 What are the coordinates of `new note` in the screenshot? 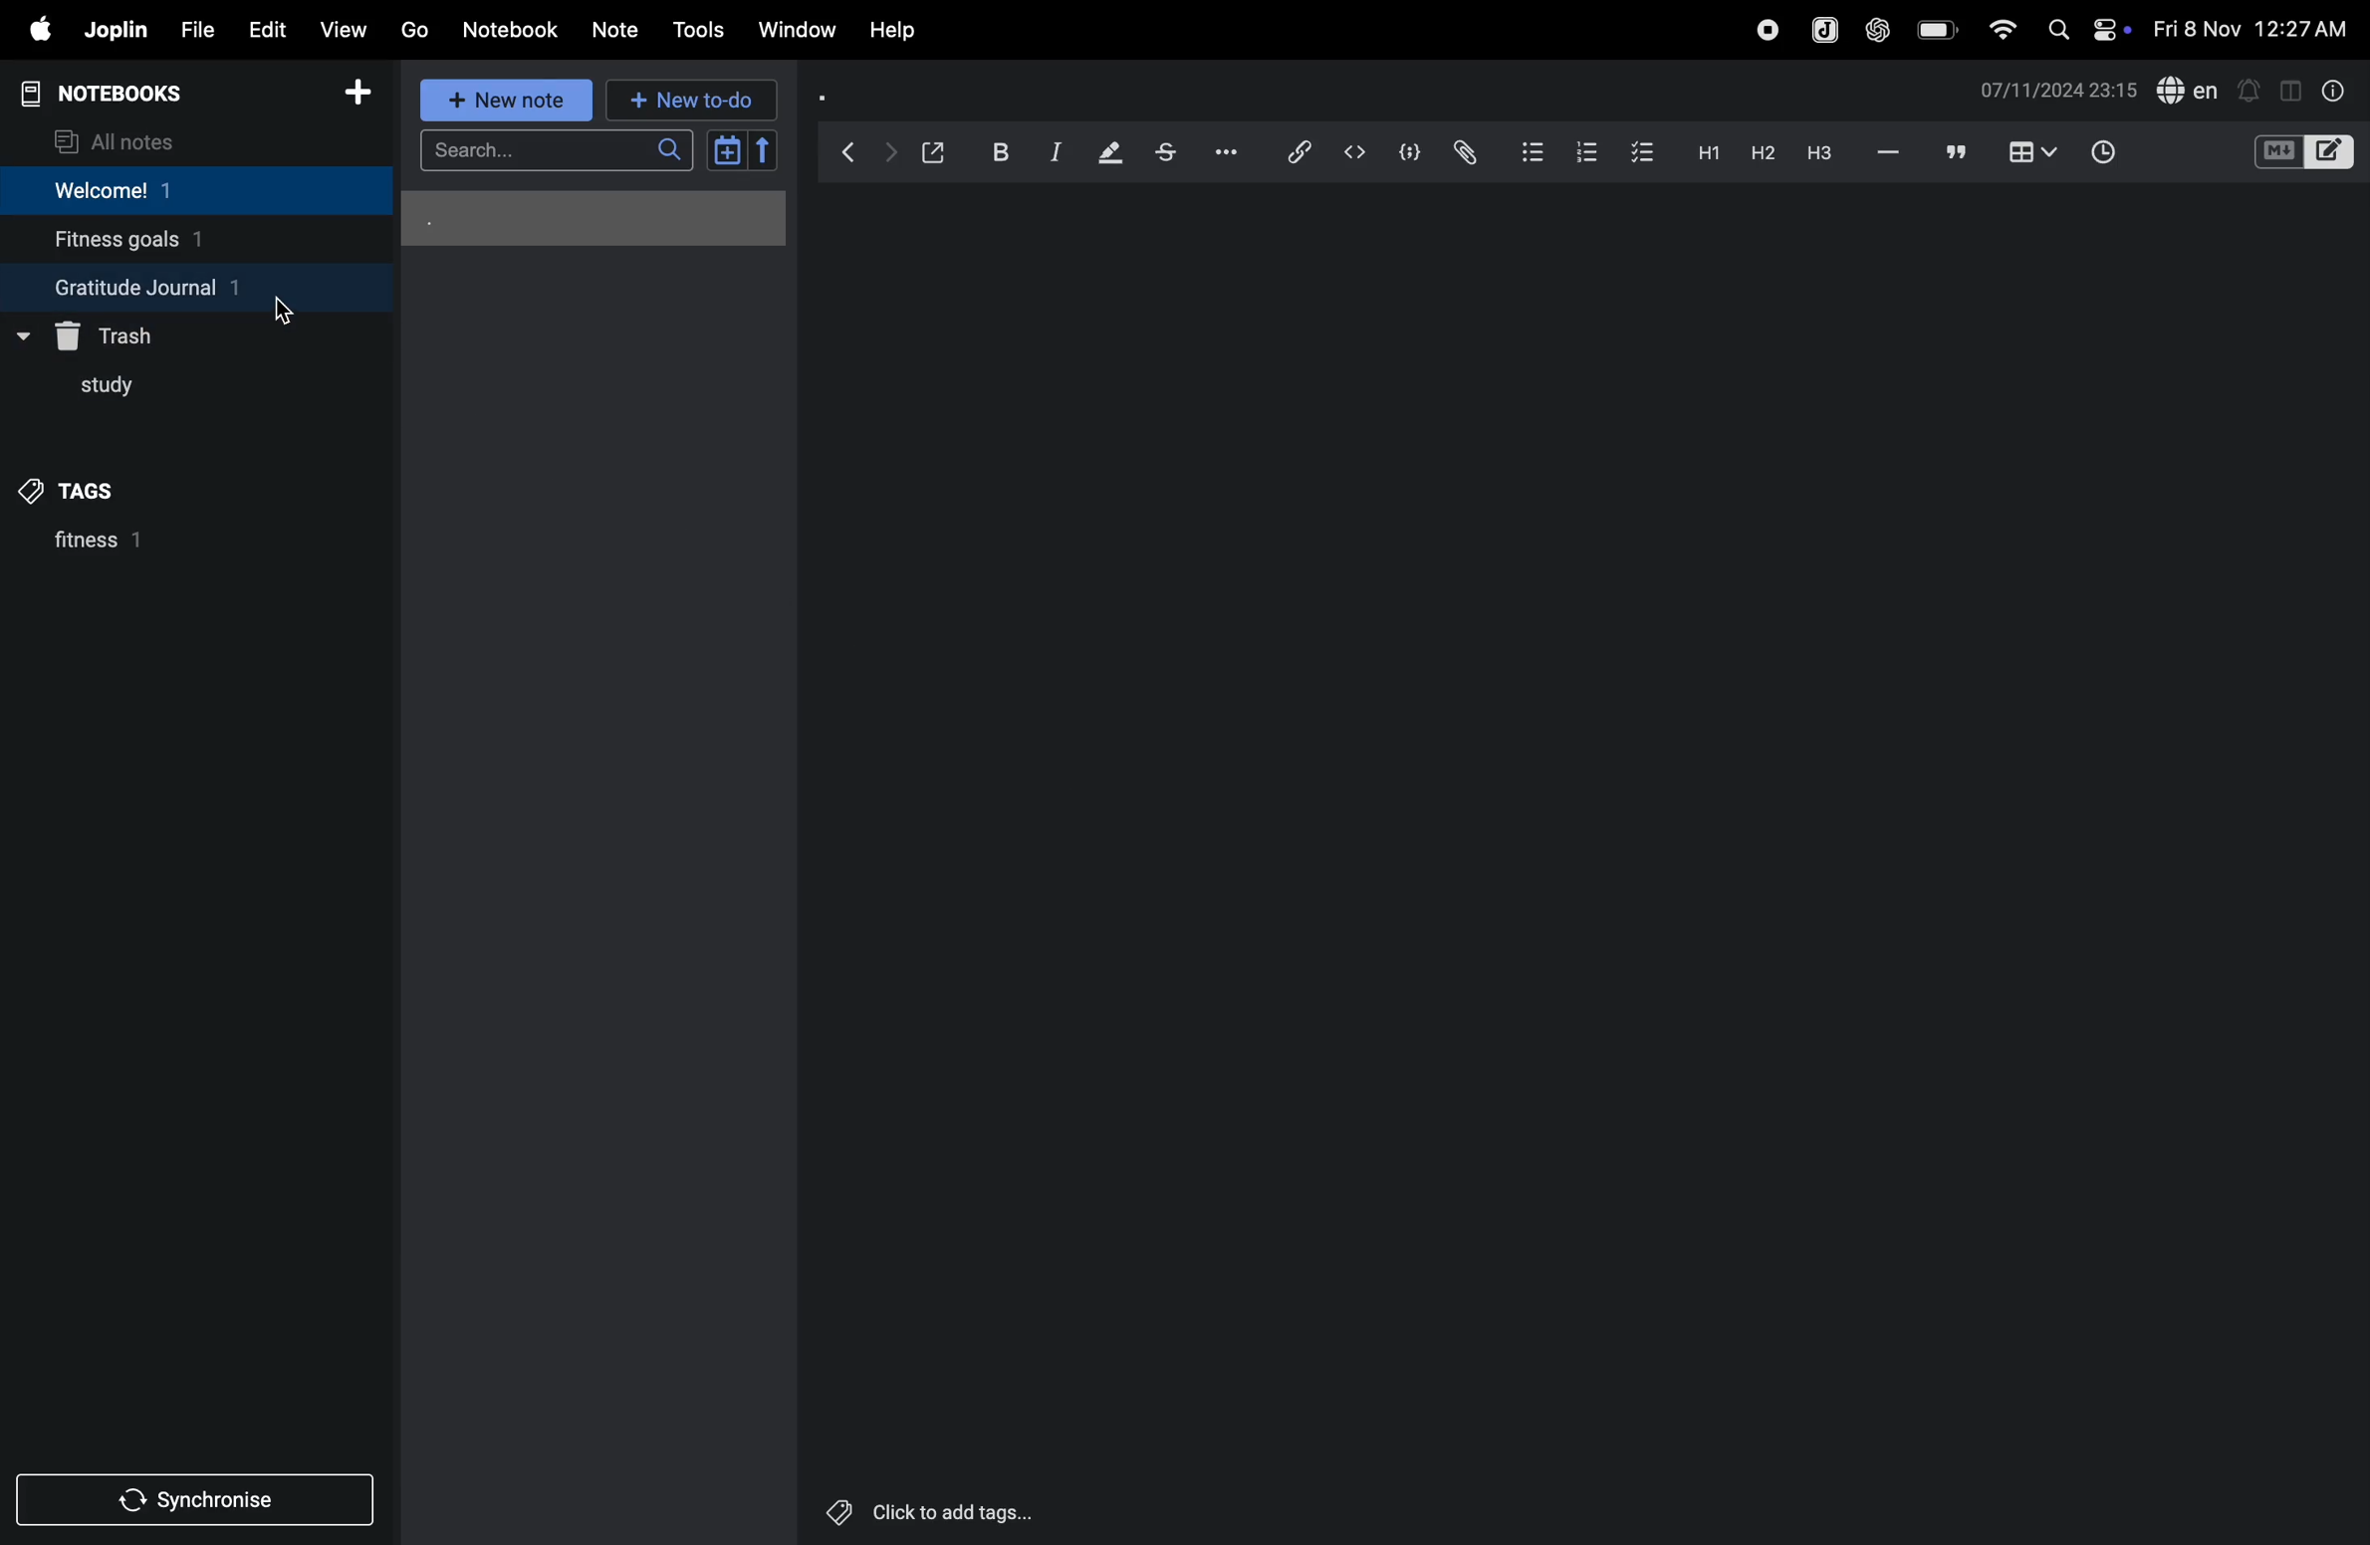 It's located at (509, 103).